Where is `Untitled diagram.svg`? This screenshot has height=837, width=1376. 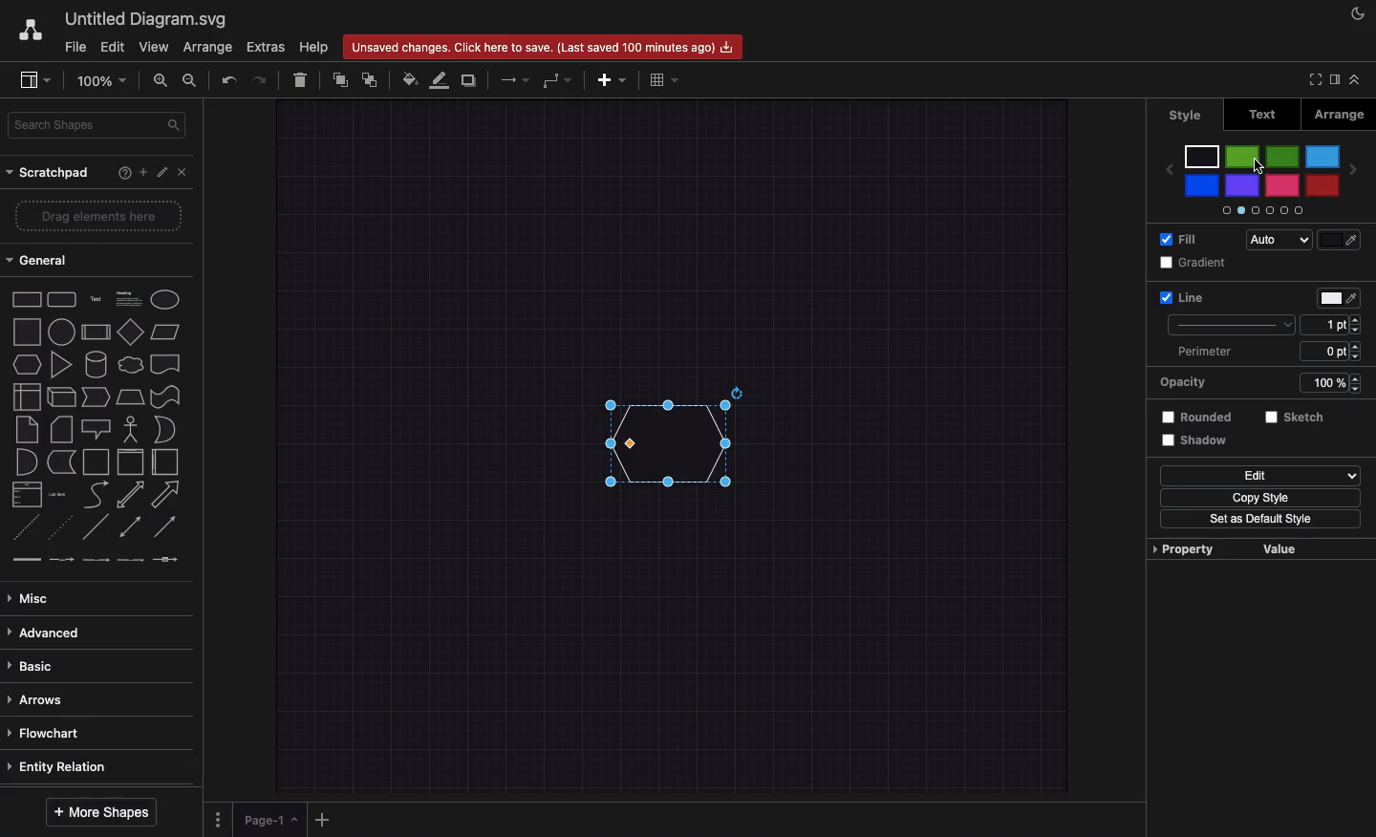
Untitled diagram.svg is located at coordinates (146, 18).